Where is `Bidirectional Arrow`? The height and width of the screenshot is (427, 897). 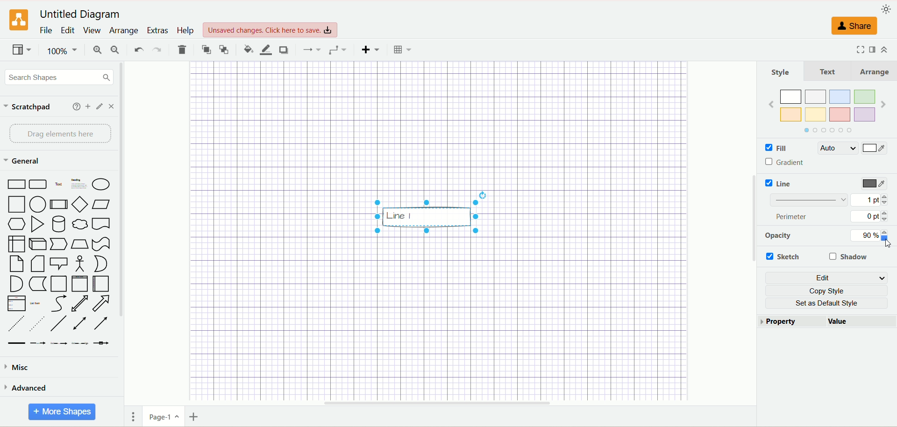 Bidirectional Arrow is located at coordinates (80, 304).